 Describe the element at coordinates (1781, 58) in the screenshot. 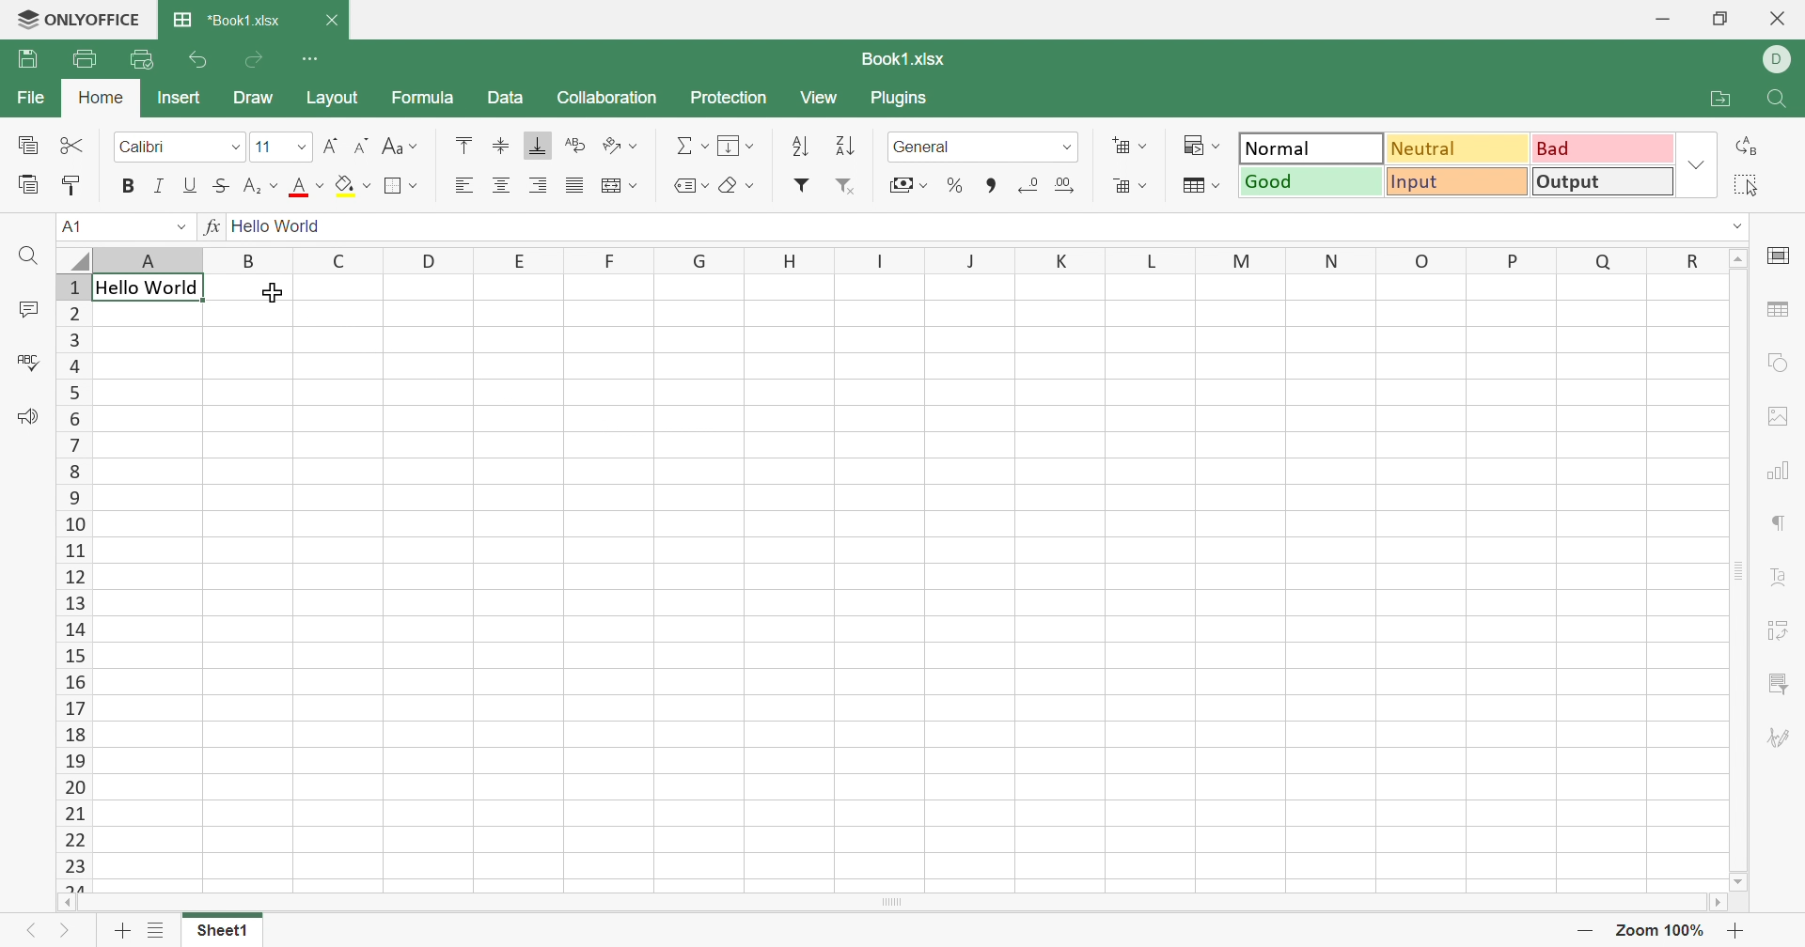

I see `ELL` at that location.